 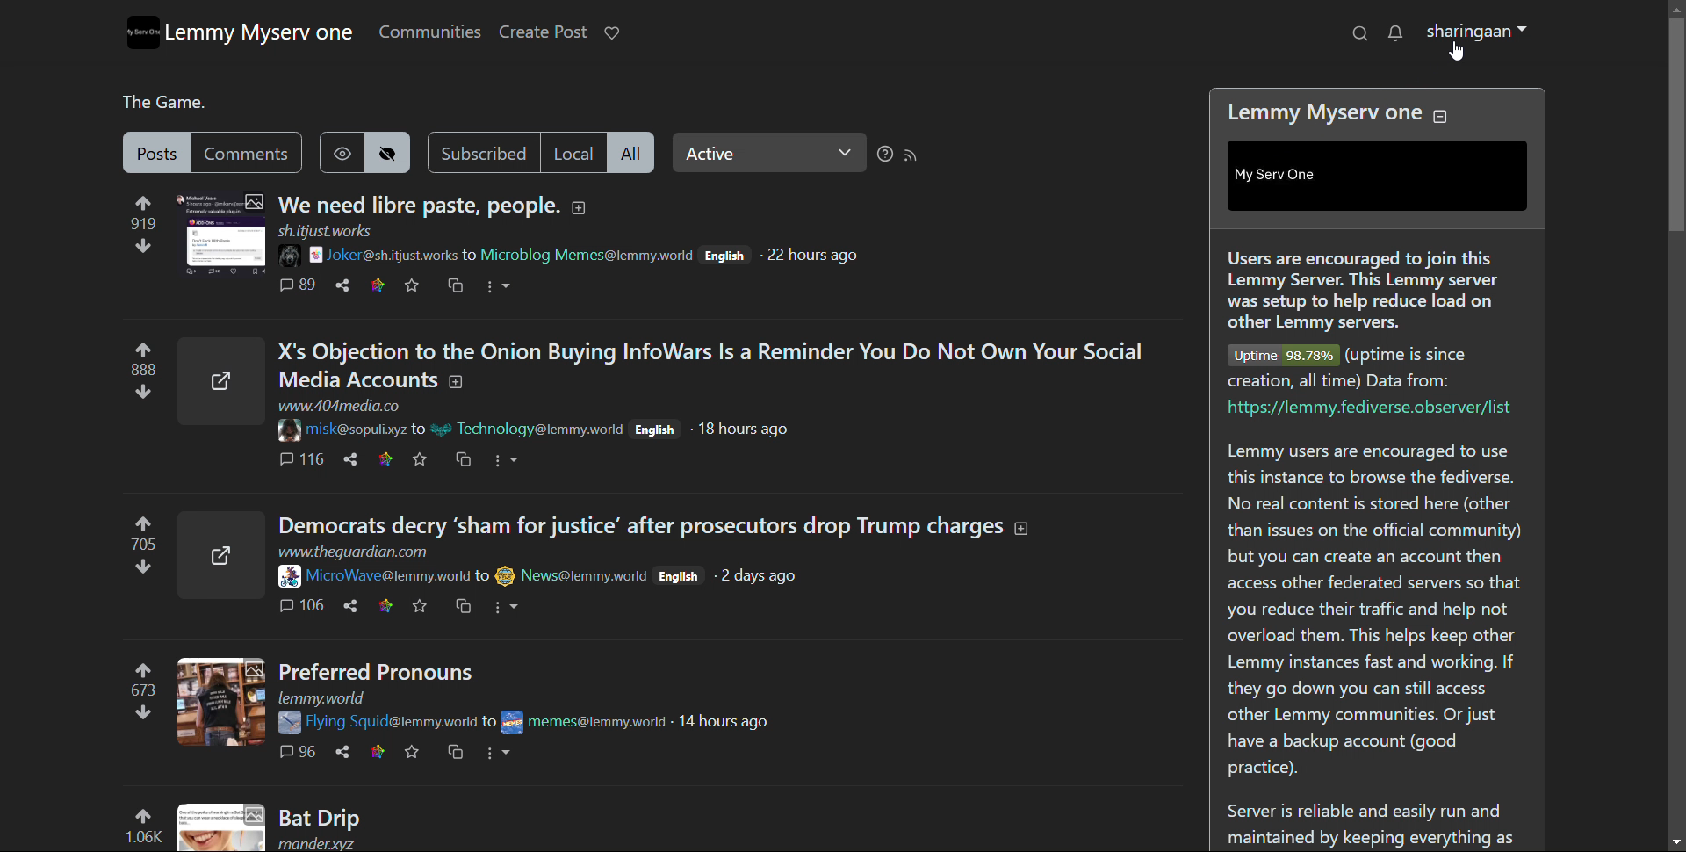 What do you see at coordinates (357, 458) in the screenshot?
I see `share` at bounding box center [357, 458].